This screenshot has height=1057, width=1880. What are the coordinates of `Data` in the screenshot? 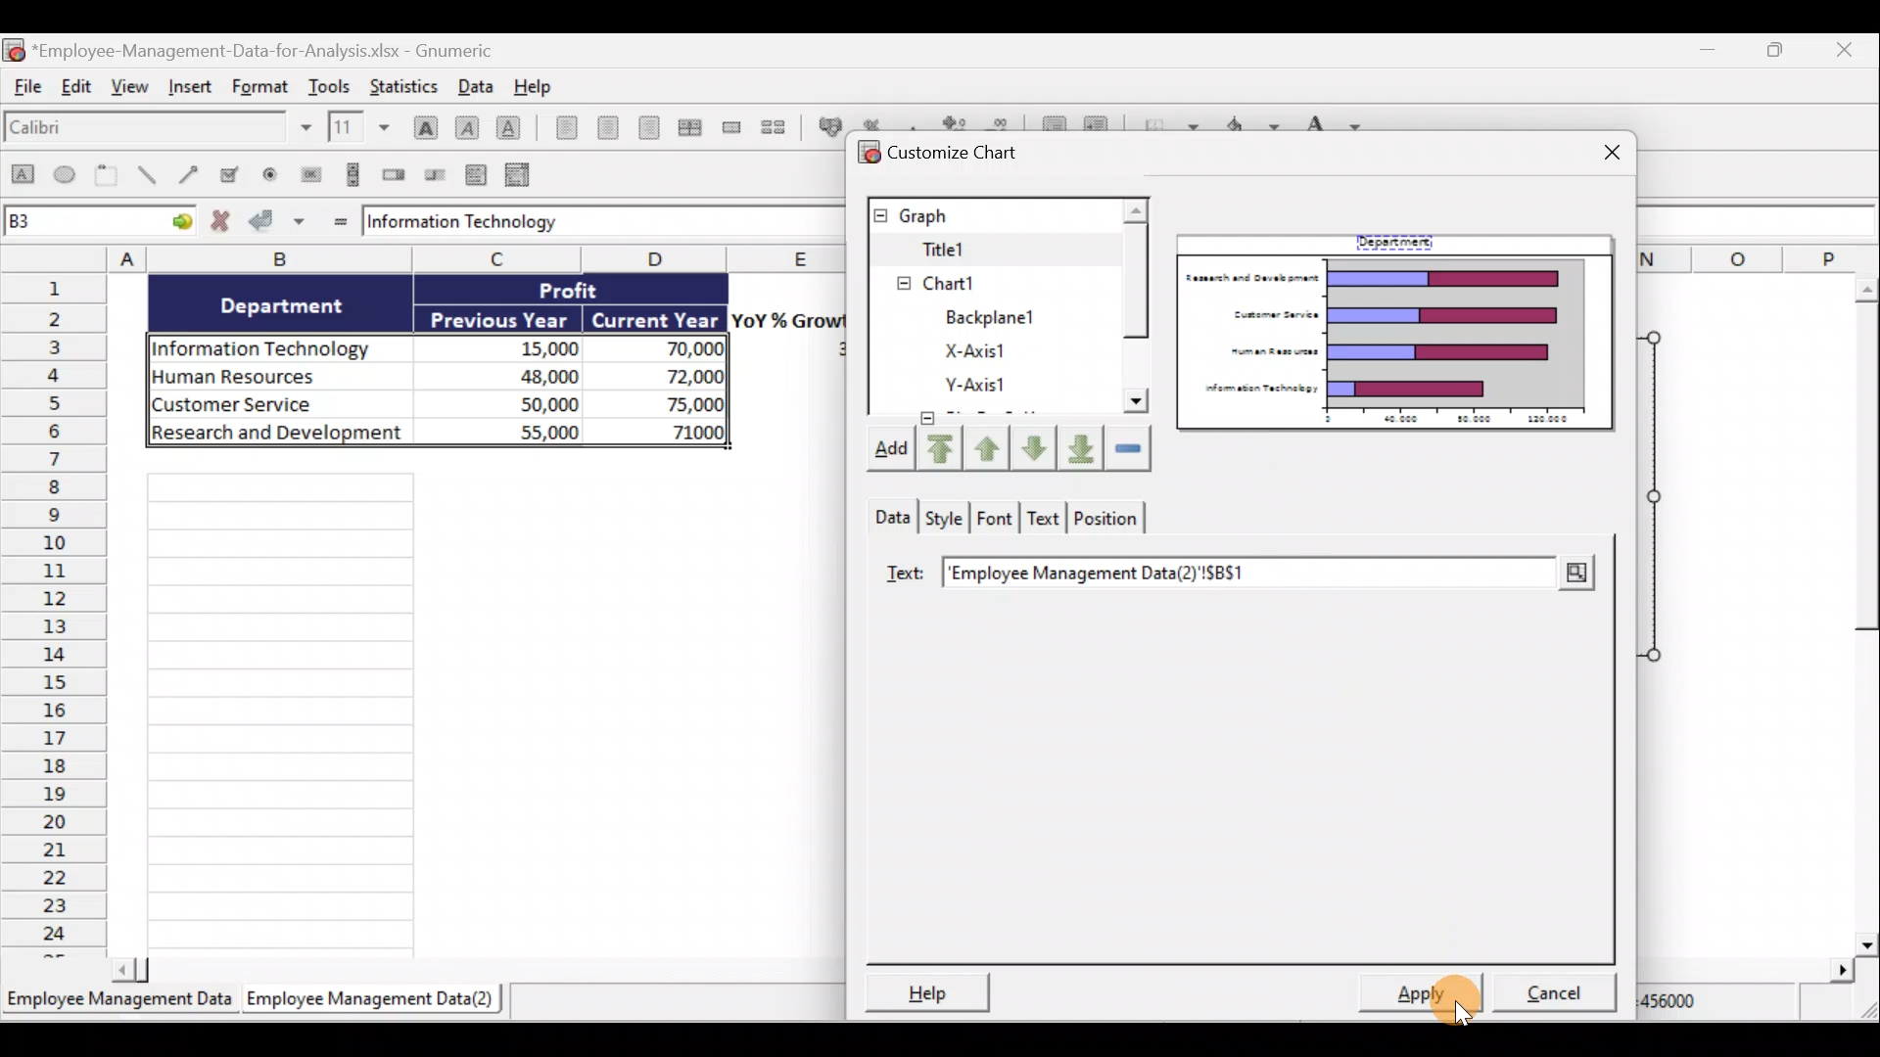 It's located at (478, 85).